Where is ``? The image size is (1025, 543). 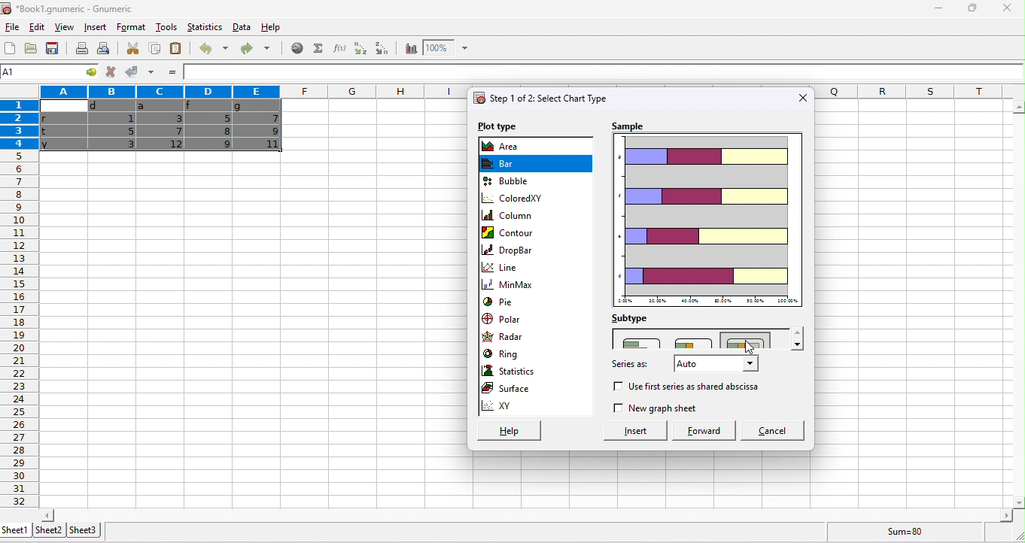  is located at coordinates (515, 372).